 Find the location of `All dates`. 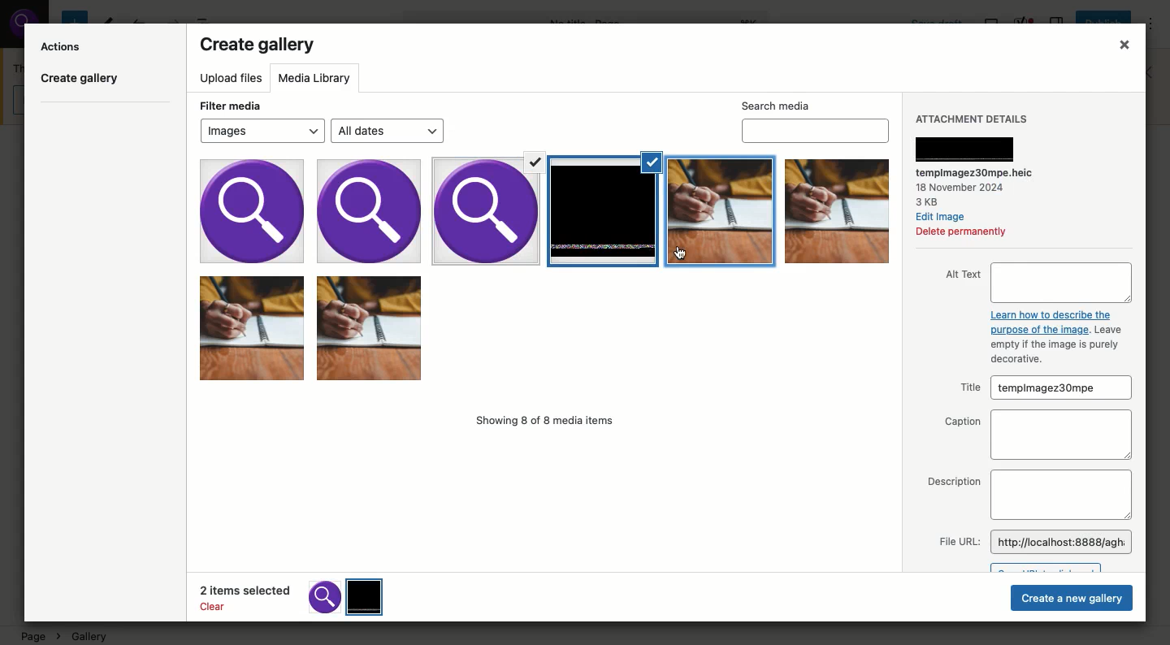

All dates is located at coordinates (389, 132).